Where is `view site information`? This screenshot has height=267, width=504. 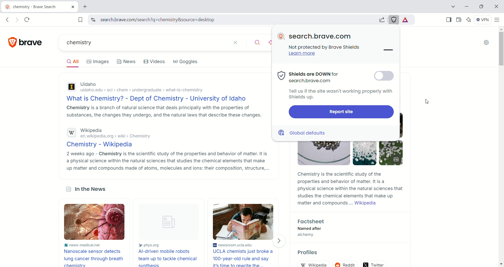
view site information is located at coordinates (93, 20).